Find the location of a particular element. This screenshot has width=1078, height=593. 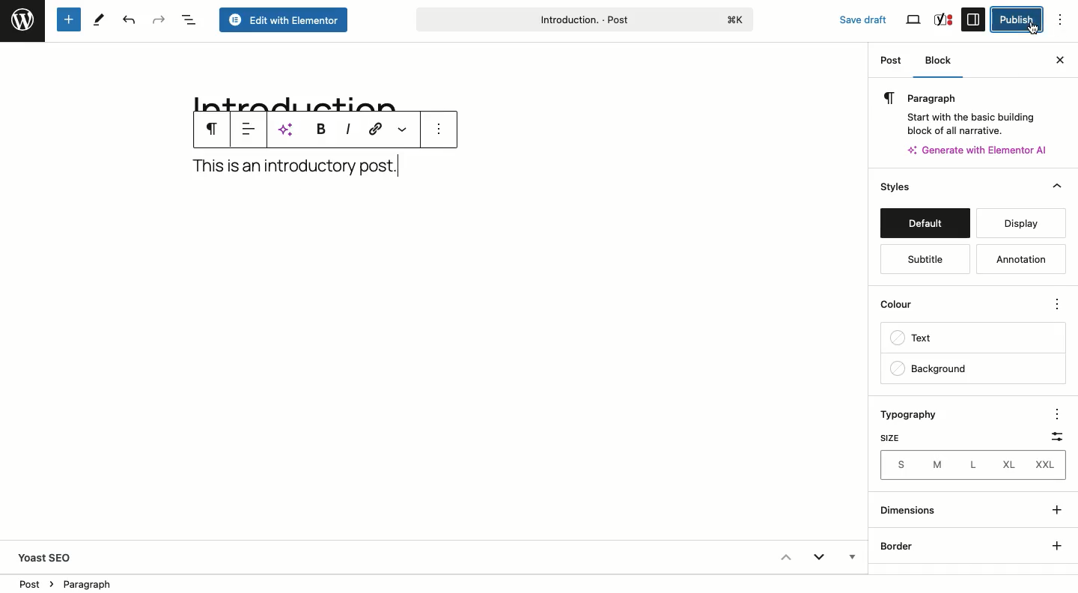

Collapse is located at coordinates (1057, 186).